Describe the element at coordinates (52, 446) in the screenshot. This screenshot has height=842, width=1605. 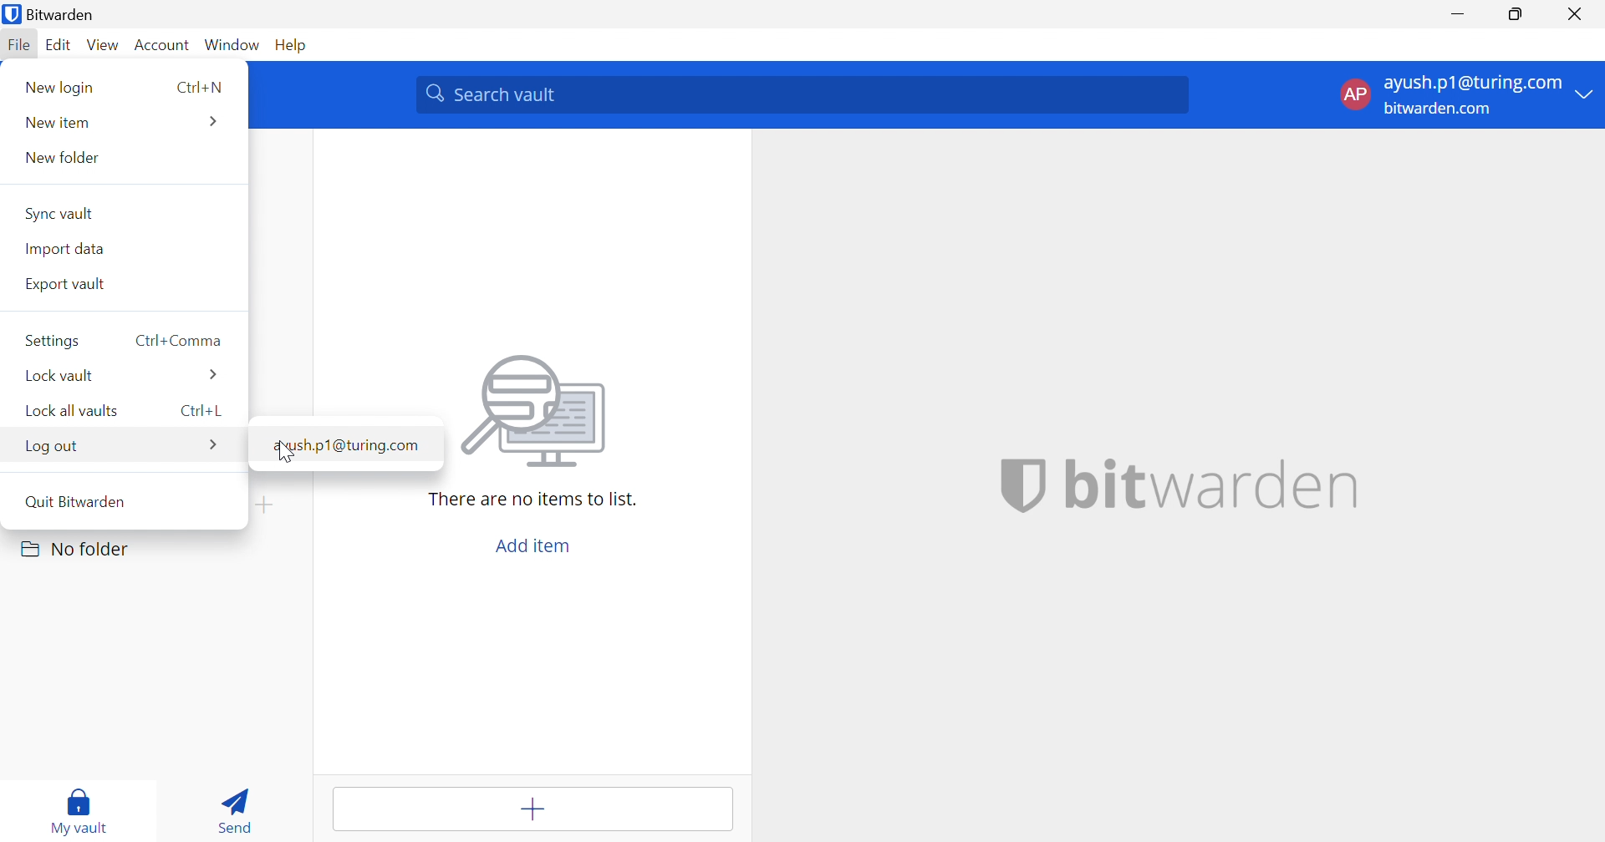
I see `Log out` at that location.